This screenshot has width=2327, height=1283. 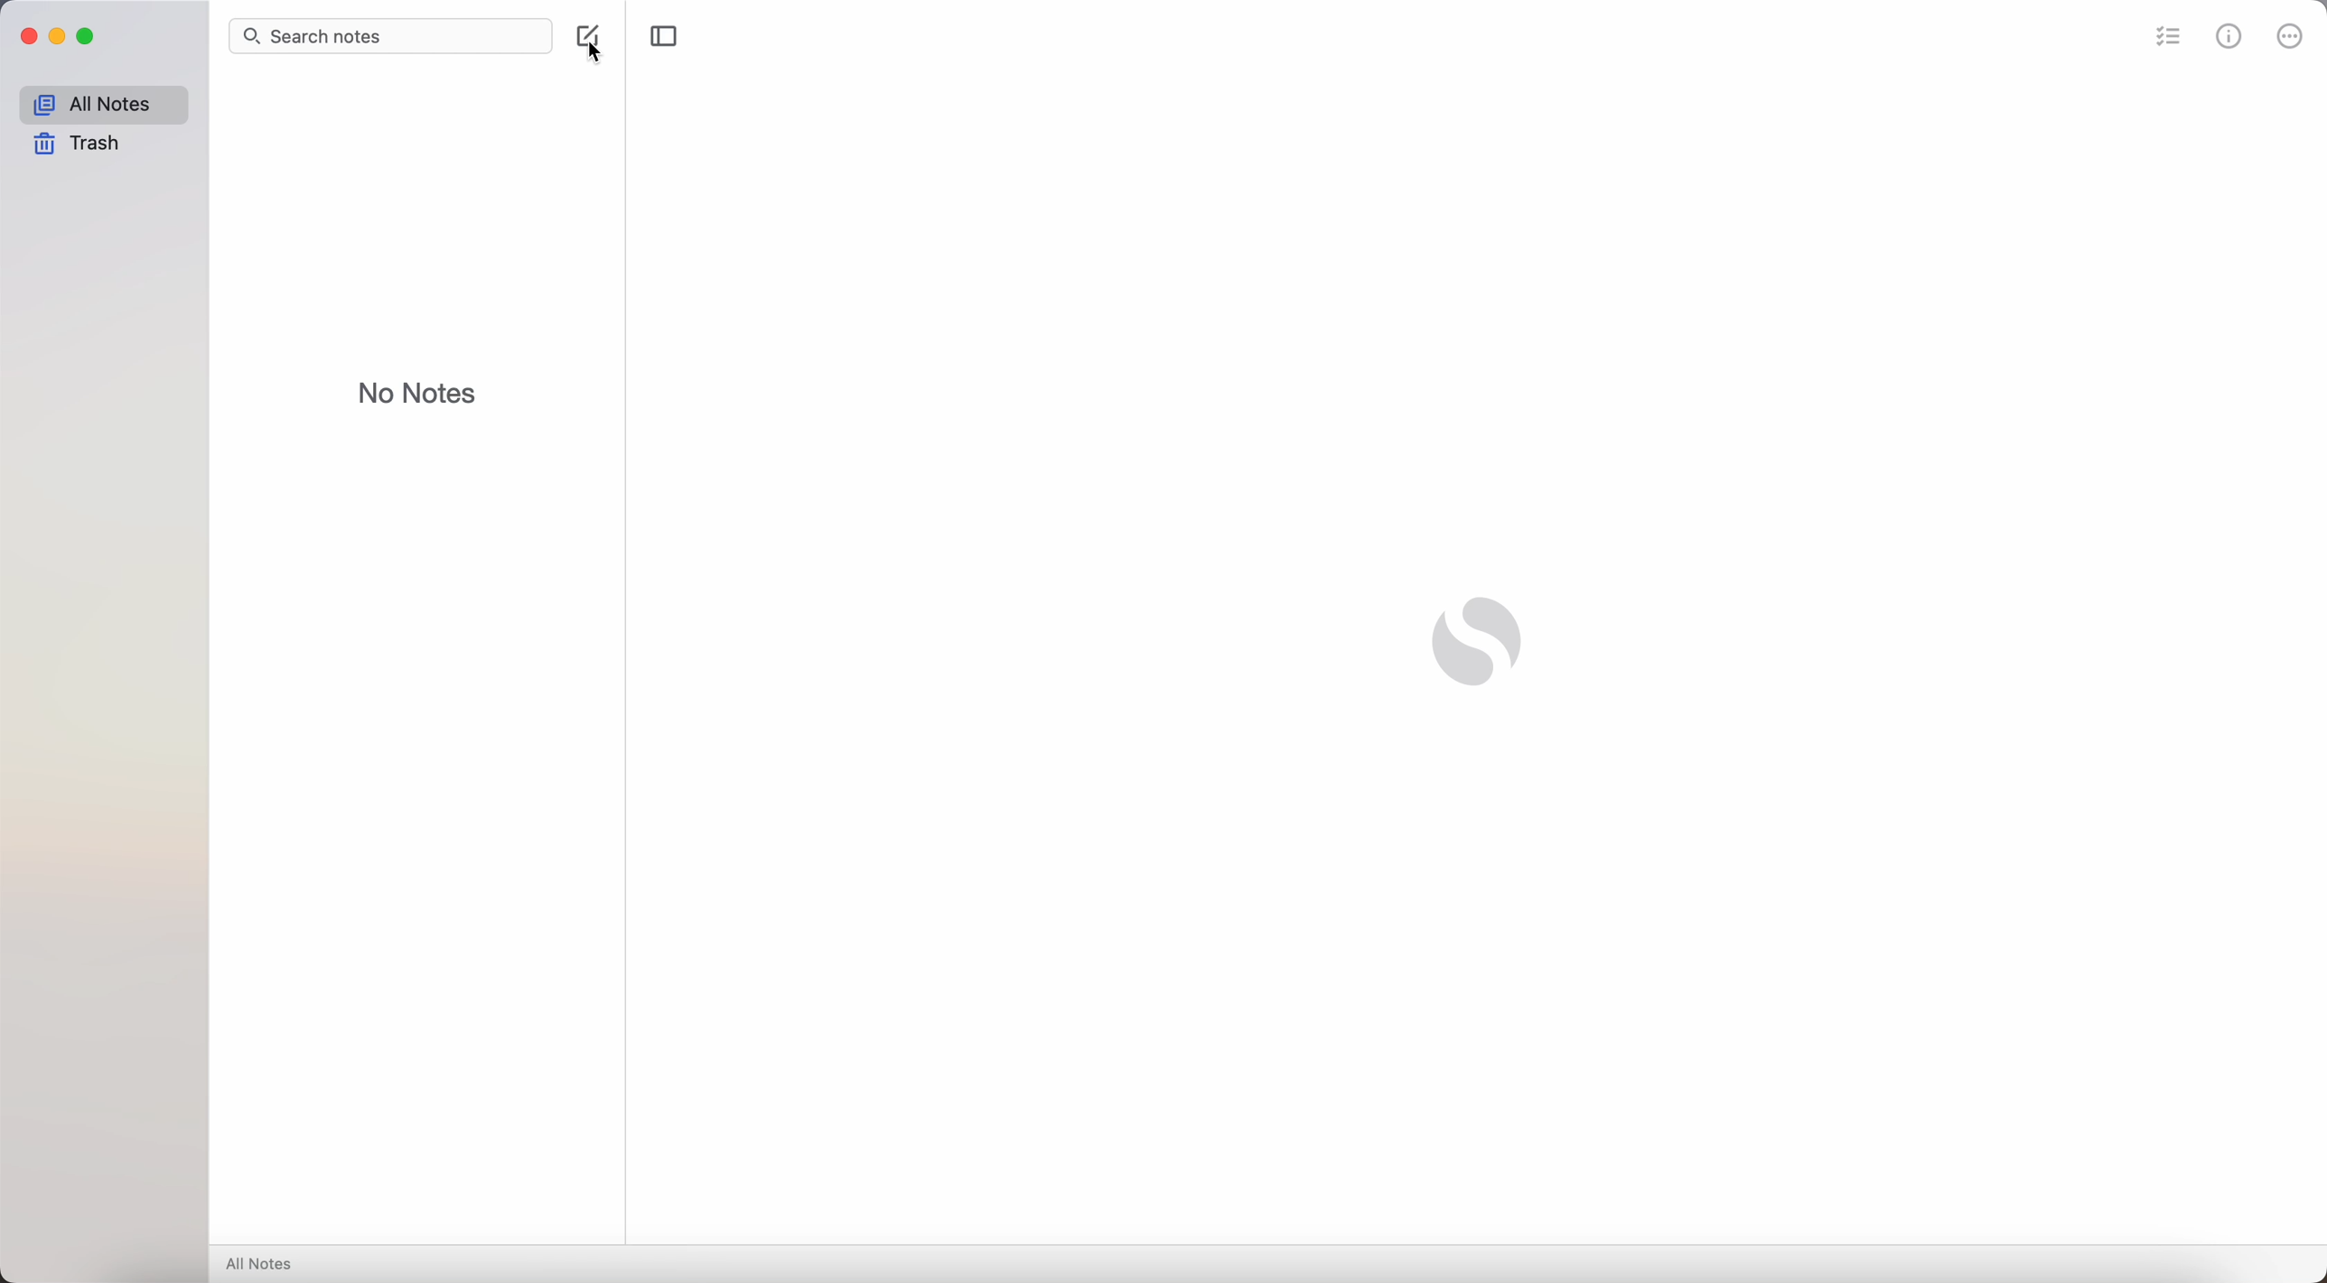 I want to click on maximize, so click(x=90, y=37).